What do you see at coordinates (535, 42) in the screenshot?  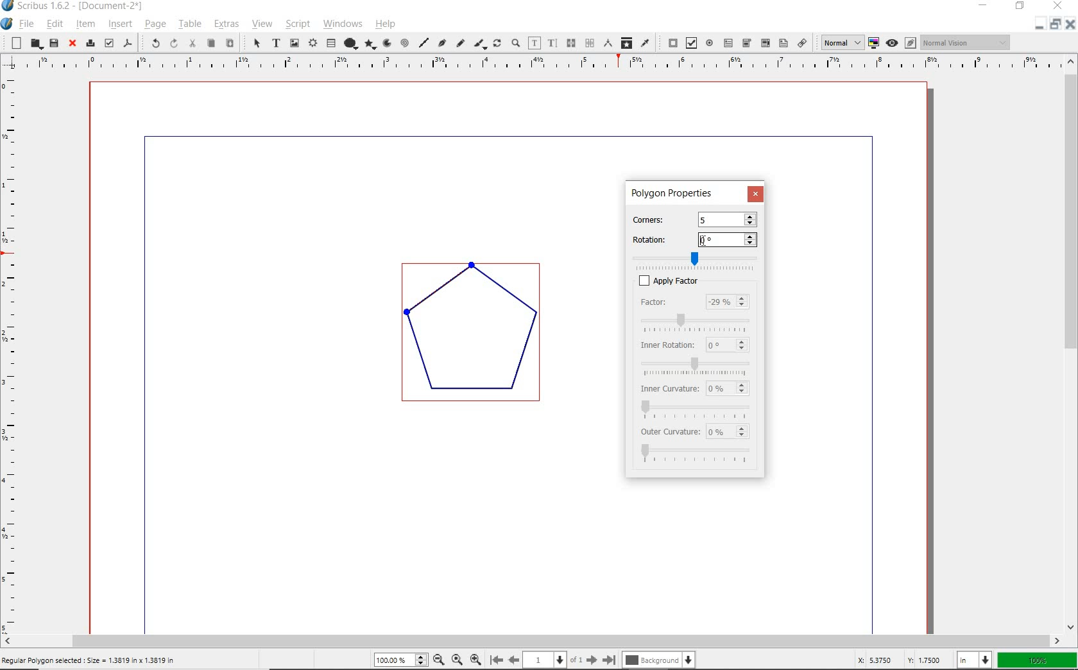 I see `edit contents of frame` at bounding box center [535, 42].